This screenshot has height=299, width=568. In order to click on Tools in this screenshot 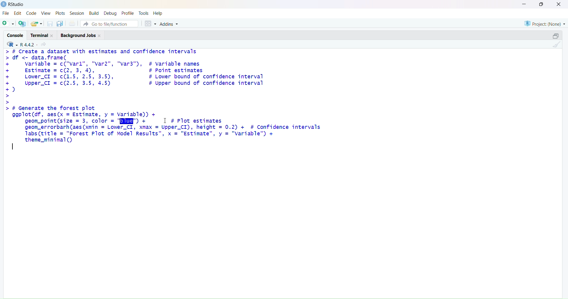, I will do `click(144, 13)`.